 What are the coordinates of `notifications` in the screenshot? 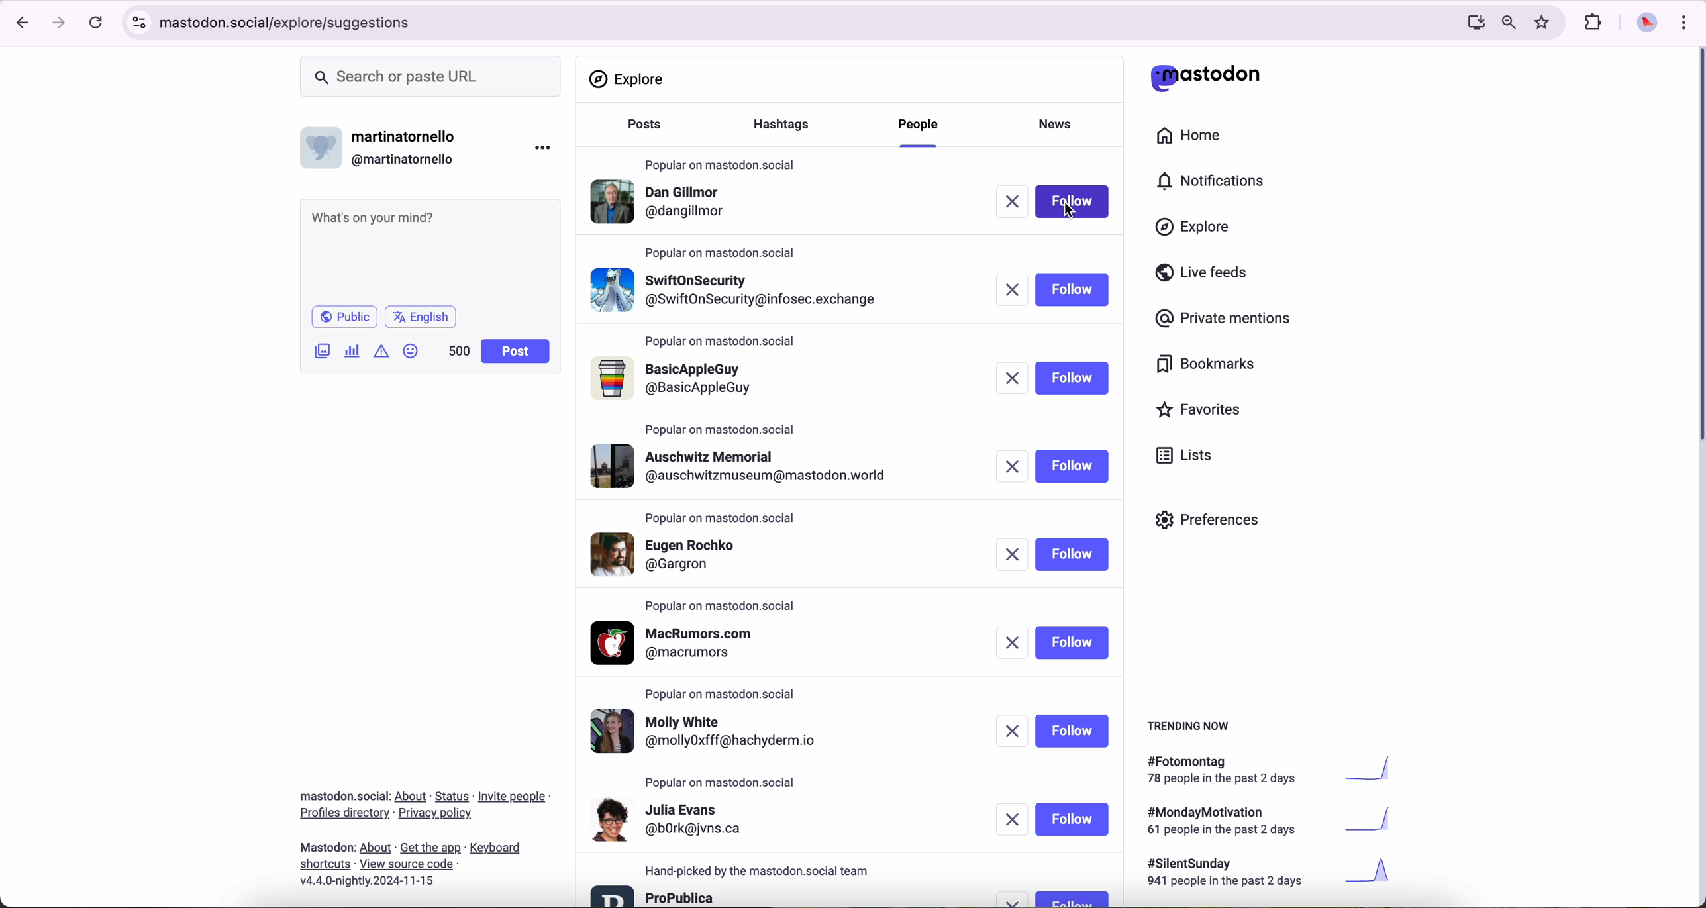 It's located at (1217, 182).